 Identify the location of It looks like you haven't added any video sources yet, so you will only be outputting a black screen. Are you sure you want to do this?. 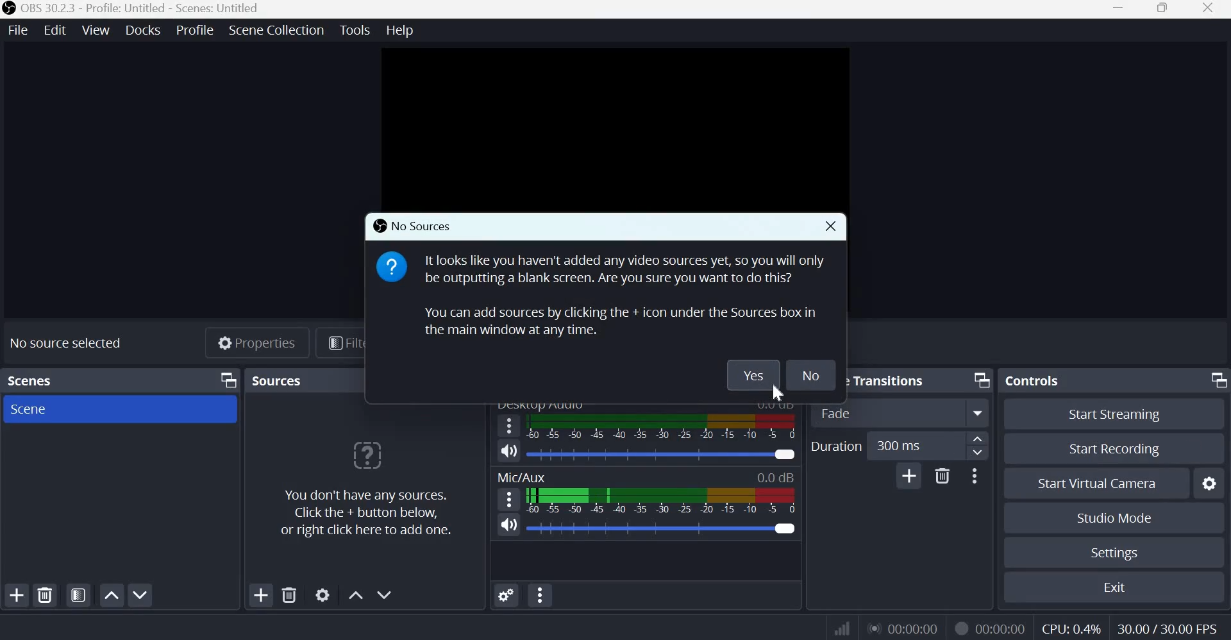
(607, 269).